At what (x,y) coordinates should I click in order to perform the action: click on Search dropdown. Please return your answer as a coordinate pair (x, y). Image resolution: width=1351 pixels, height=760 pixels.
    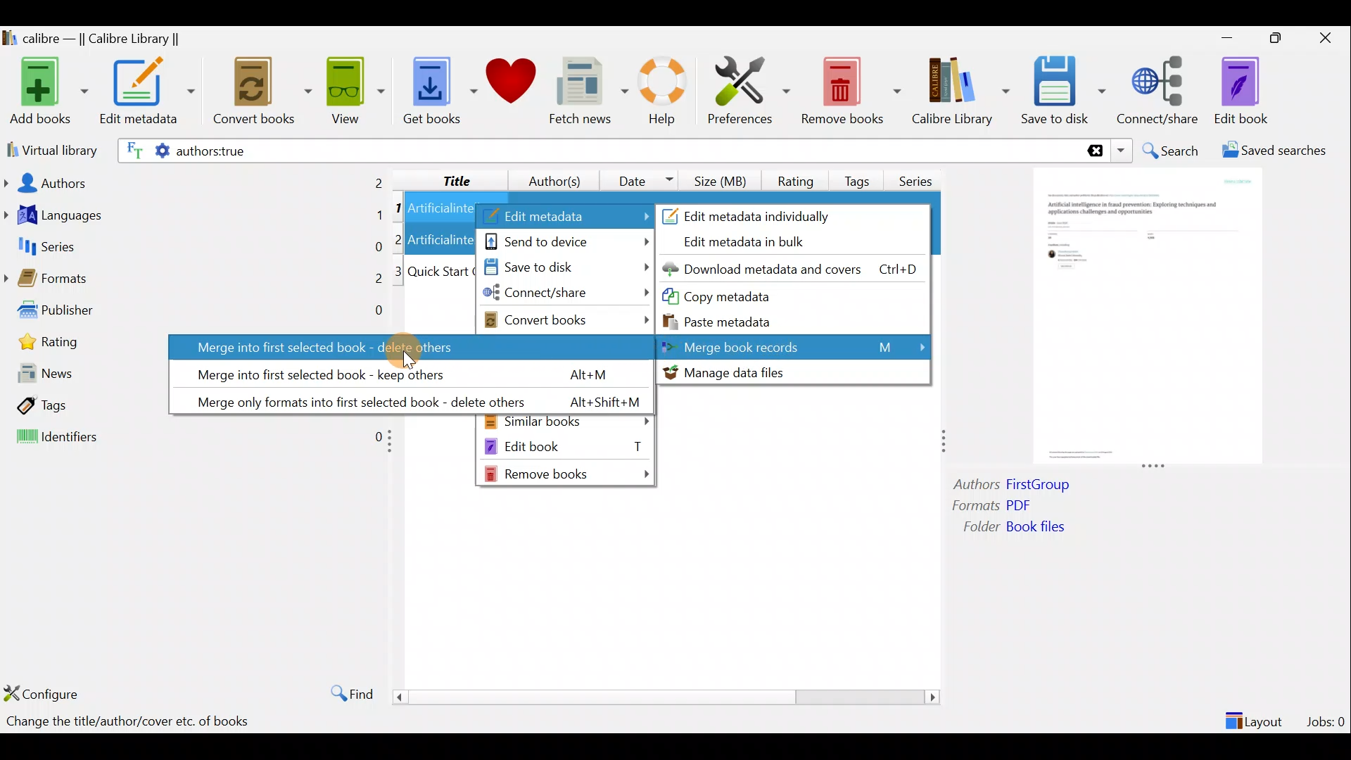
    Looking at the image, I should click on (1123, 151).